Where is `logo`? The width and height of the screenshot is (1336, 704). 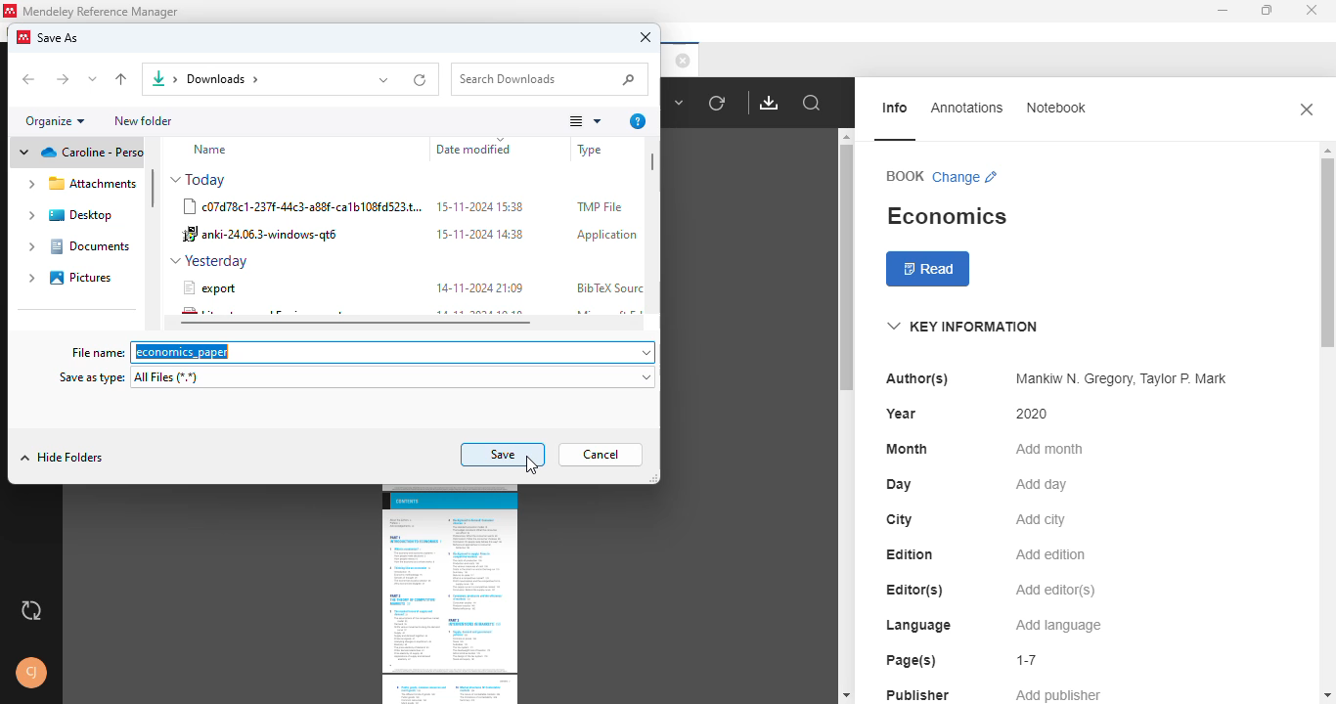 logo is located at coordinates (11, 10).